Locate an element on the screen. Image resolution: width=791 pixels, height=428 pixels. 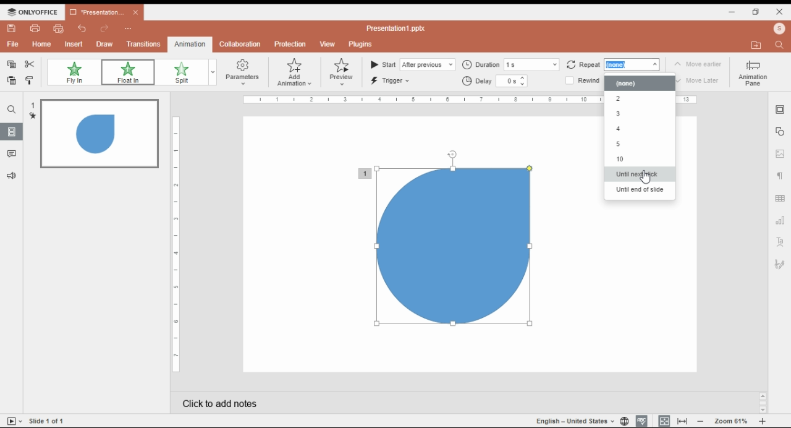
presentation1.pptx is located at coordinates (399, 28).